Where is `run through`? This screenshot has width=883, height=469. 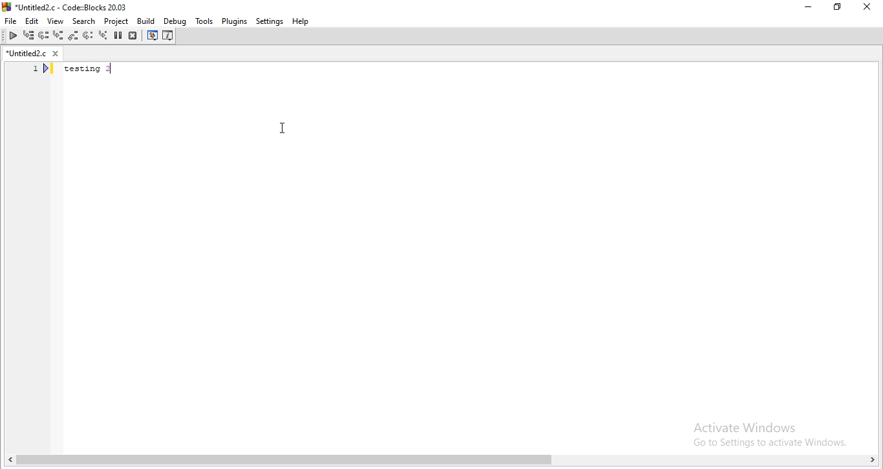
run through is located at coordinates (103, 36).